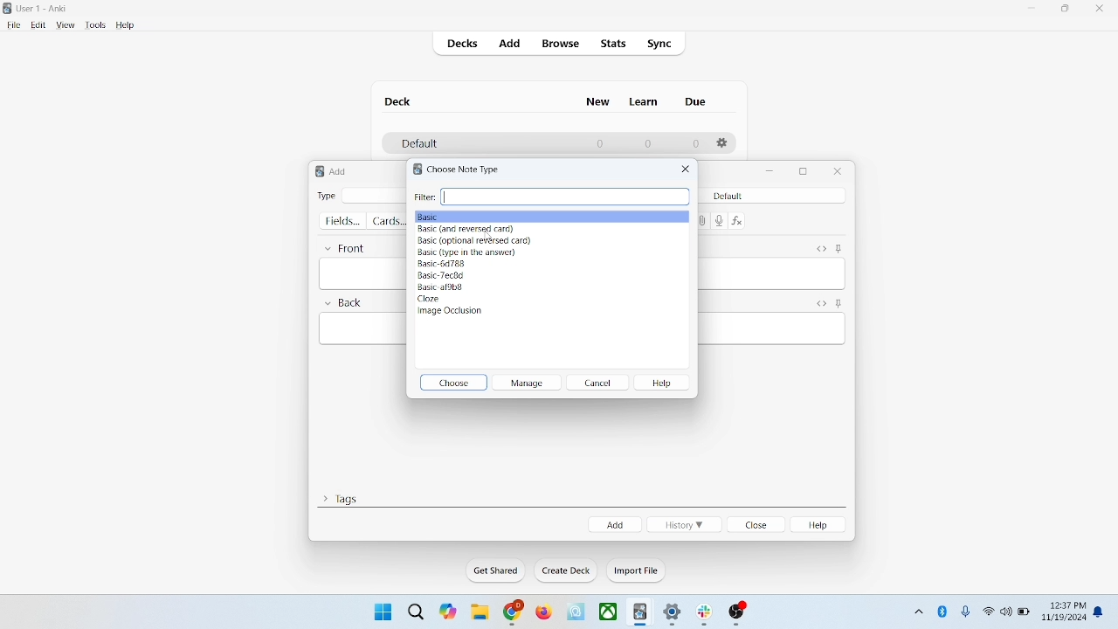  Describe the element at coordinates (66, 25) in the screenshot. I see `view` at that location.